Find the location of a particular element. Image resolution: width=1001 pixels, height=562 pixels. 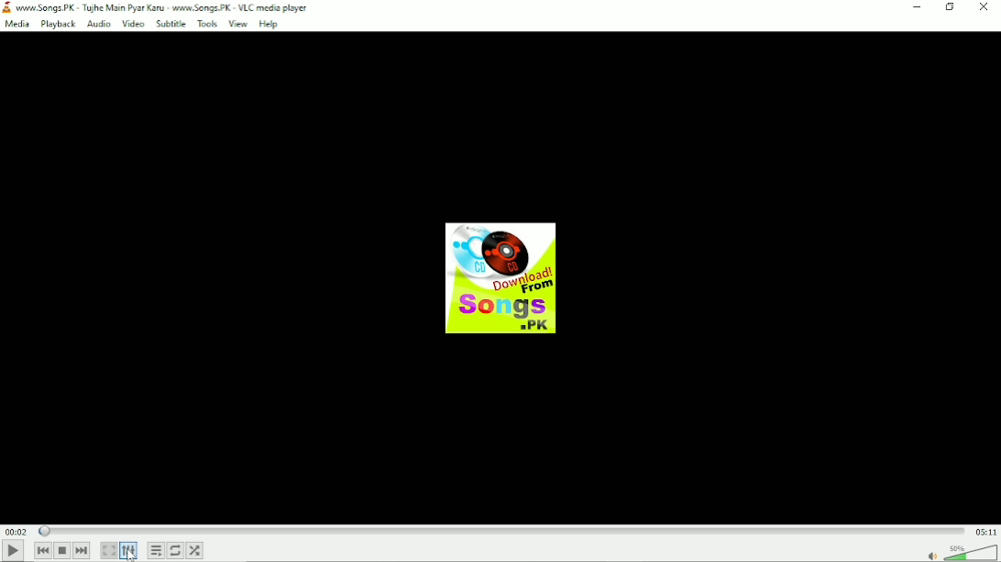

Play duration is located at coordinates (501, 531).